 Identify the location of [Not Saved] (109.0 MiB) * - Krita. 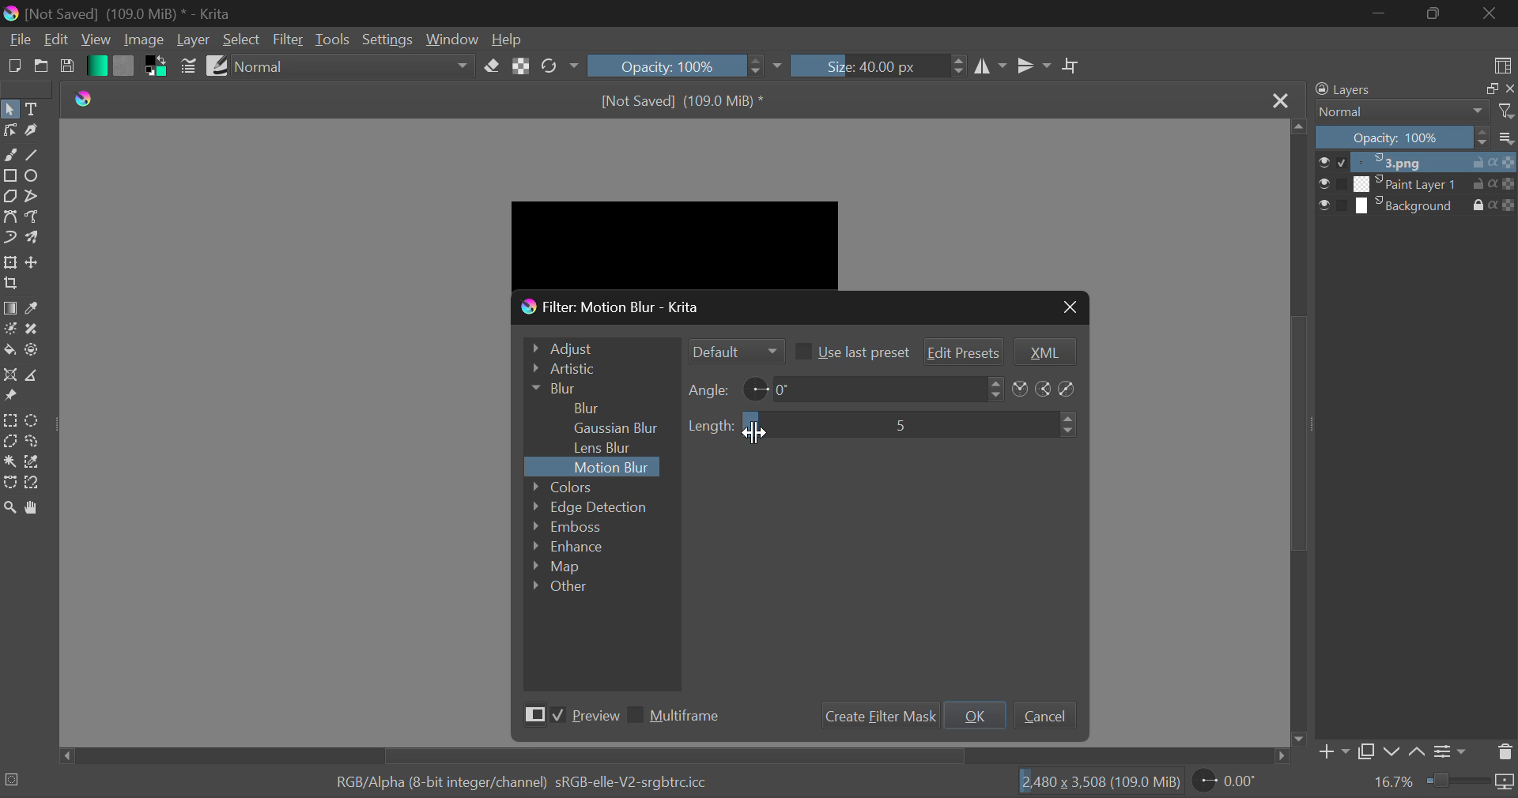
(134, 13).